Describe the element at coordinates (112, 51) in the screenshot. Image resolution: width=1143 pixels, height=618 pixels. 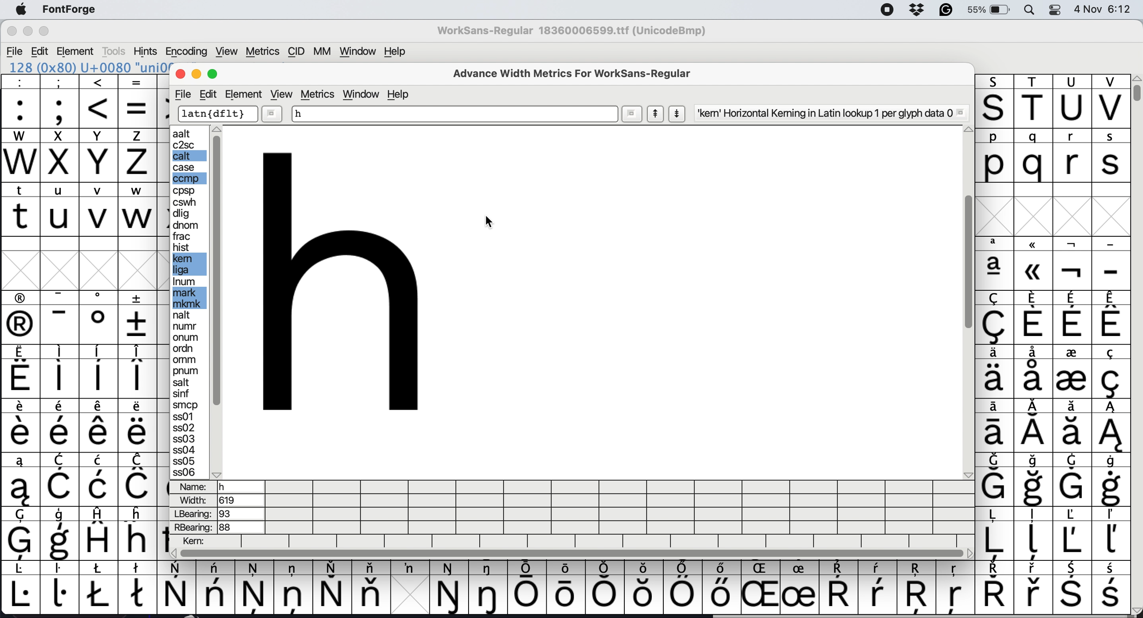
I see `Tools` at that location.